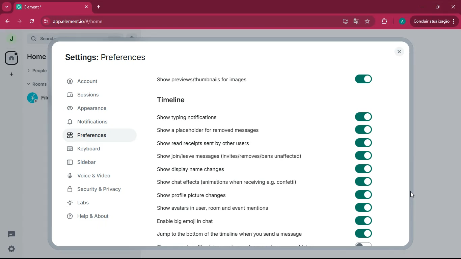 The image size is (461, 259). I want to click on cursor, so click(411, 194).